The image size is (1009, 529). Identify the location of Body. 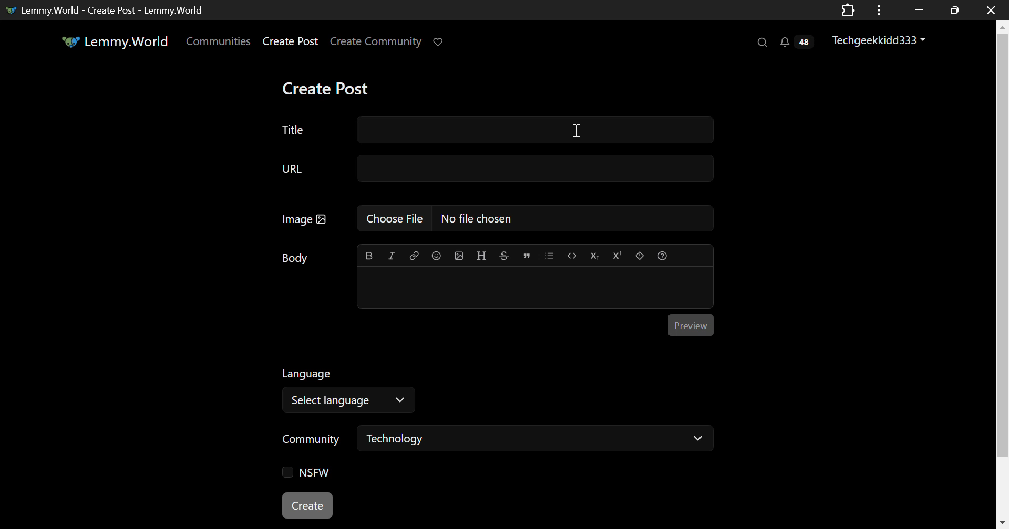
(294, 258).